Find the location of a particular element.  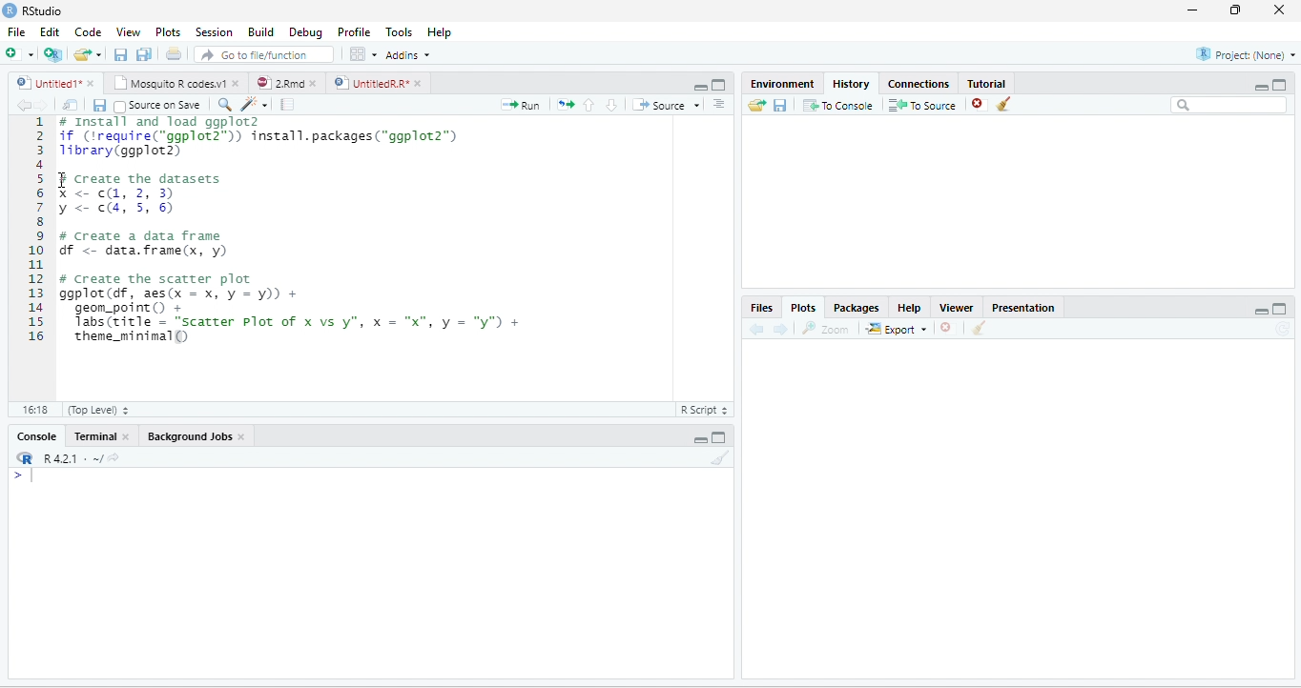

Untitled1* is located at coordinates (46, 83).